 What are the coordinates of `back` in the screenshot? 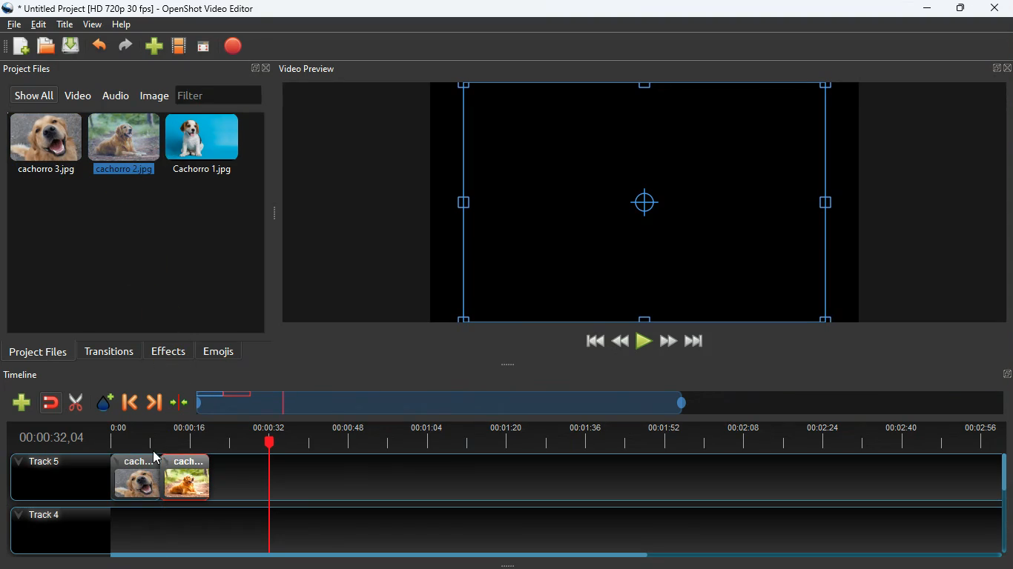 It's located at (101, 47).